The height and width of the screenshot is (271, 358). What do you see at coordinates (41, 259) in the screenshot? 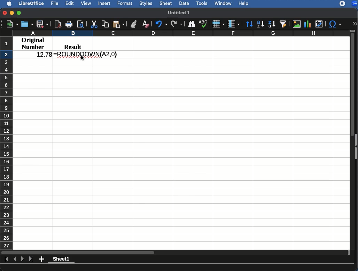
I see `Add sheet` at bounding box center [41, 259].